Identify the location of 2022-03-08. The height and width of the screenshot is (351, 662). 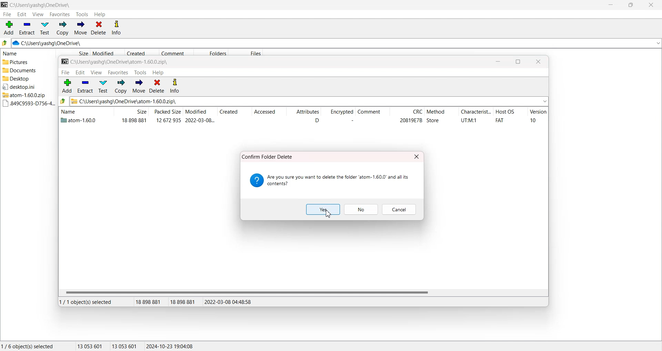
(200, 120).